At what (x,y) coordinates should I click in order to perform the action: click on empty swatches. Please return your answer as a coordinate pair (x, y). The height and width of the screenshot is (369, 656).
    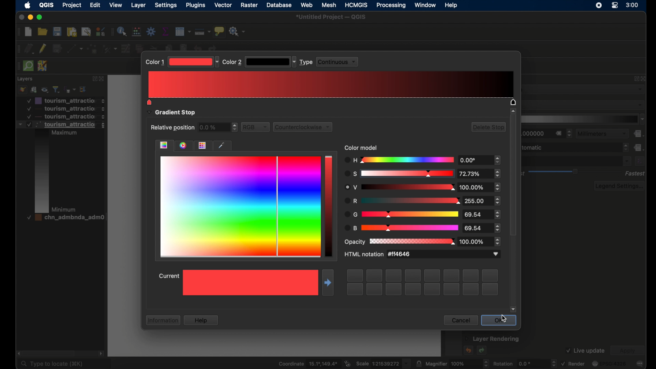
    Looking at the image, I should click on (423, 282).